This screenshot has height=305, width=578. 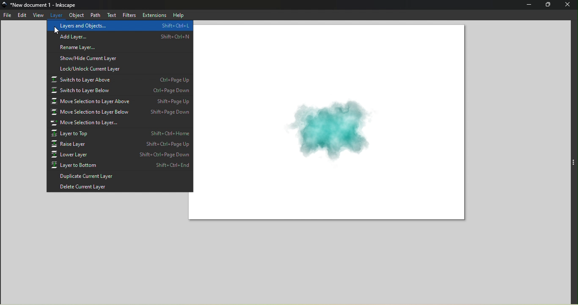 I want to click on Help, so click(x=177, y=15).